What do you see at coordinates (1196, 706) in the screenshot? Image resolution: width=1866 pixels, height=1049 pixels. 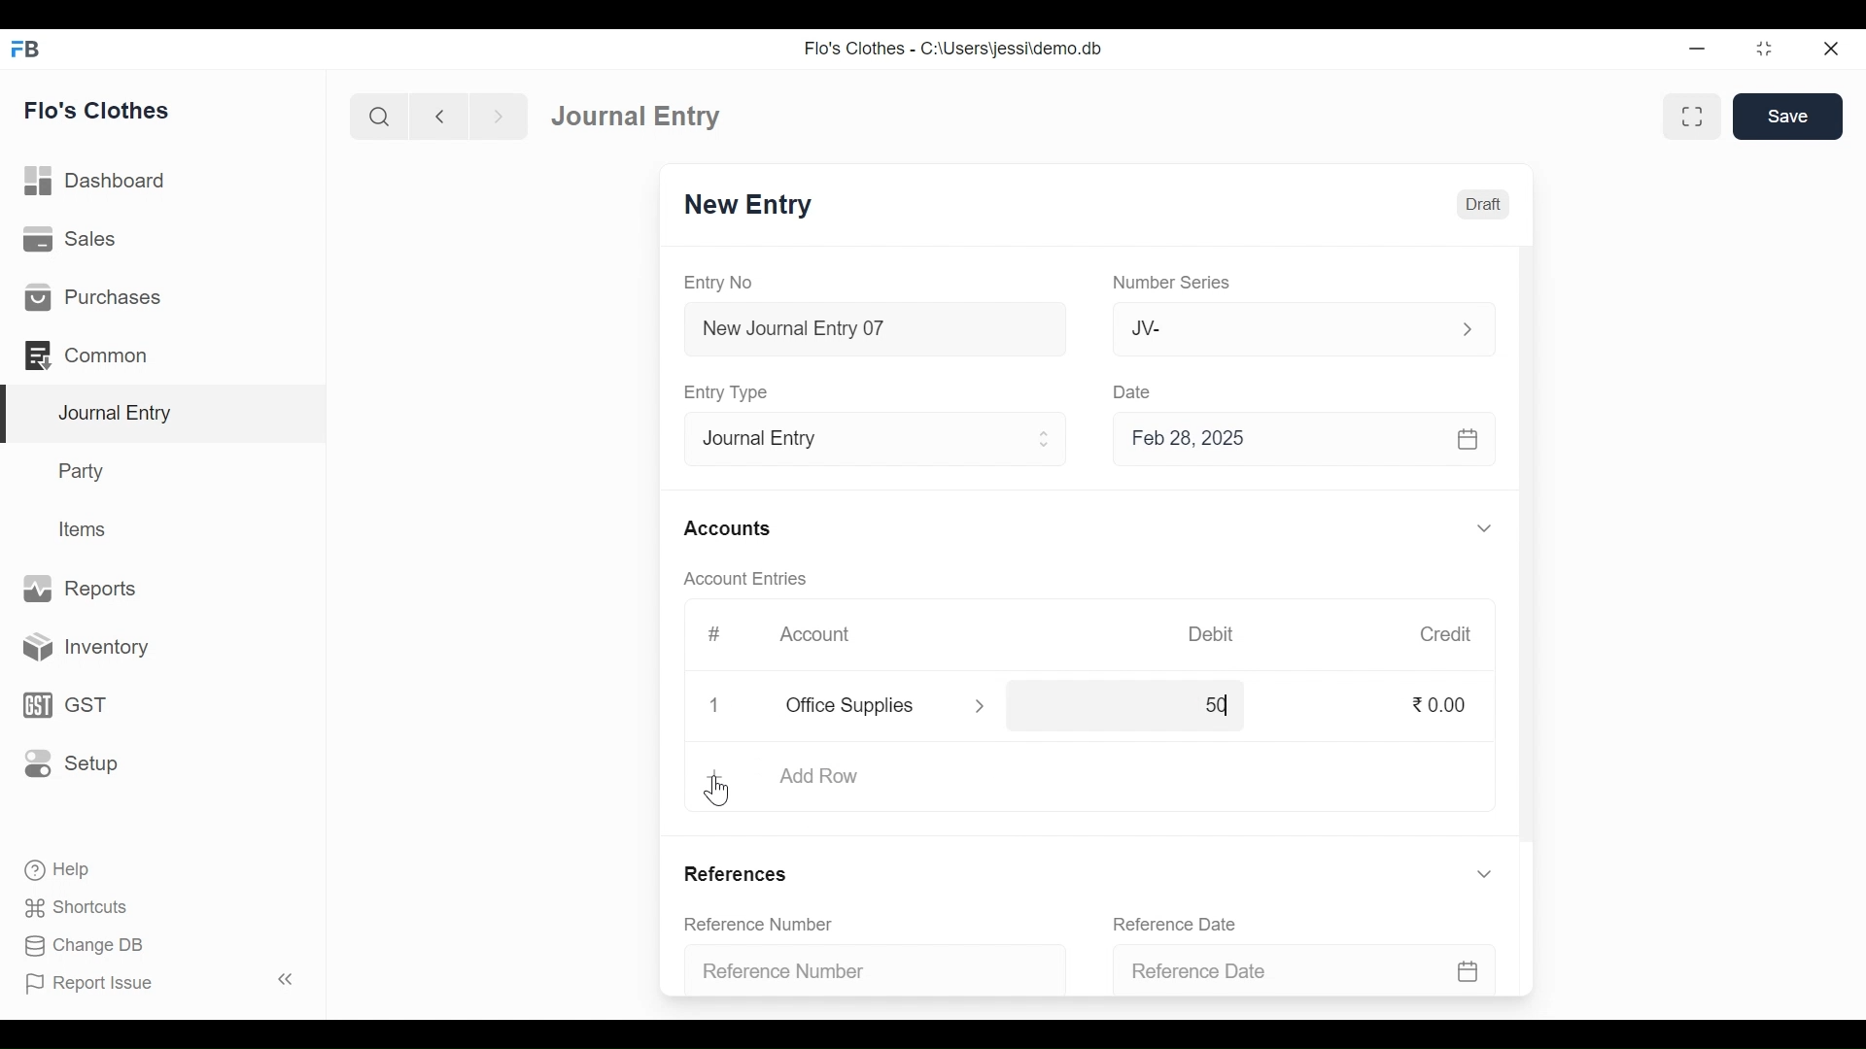 I see `50` at bounding box center [1196, 706].